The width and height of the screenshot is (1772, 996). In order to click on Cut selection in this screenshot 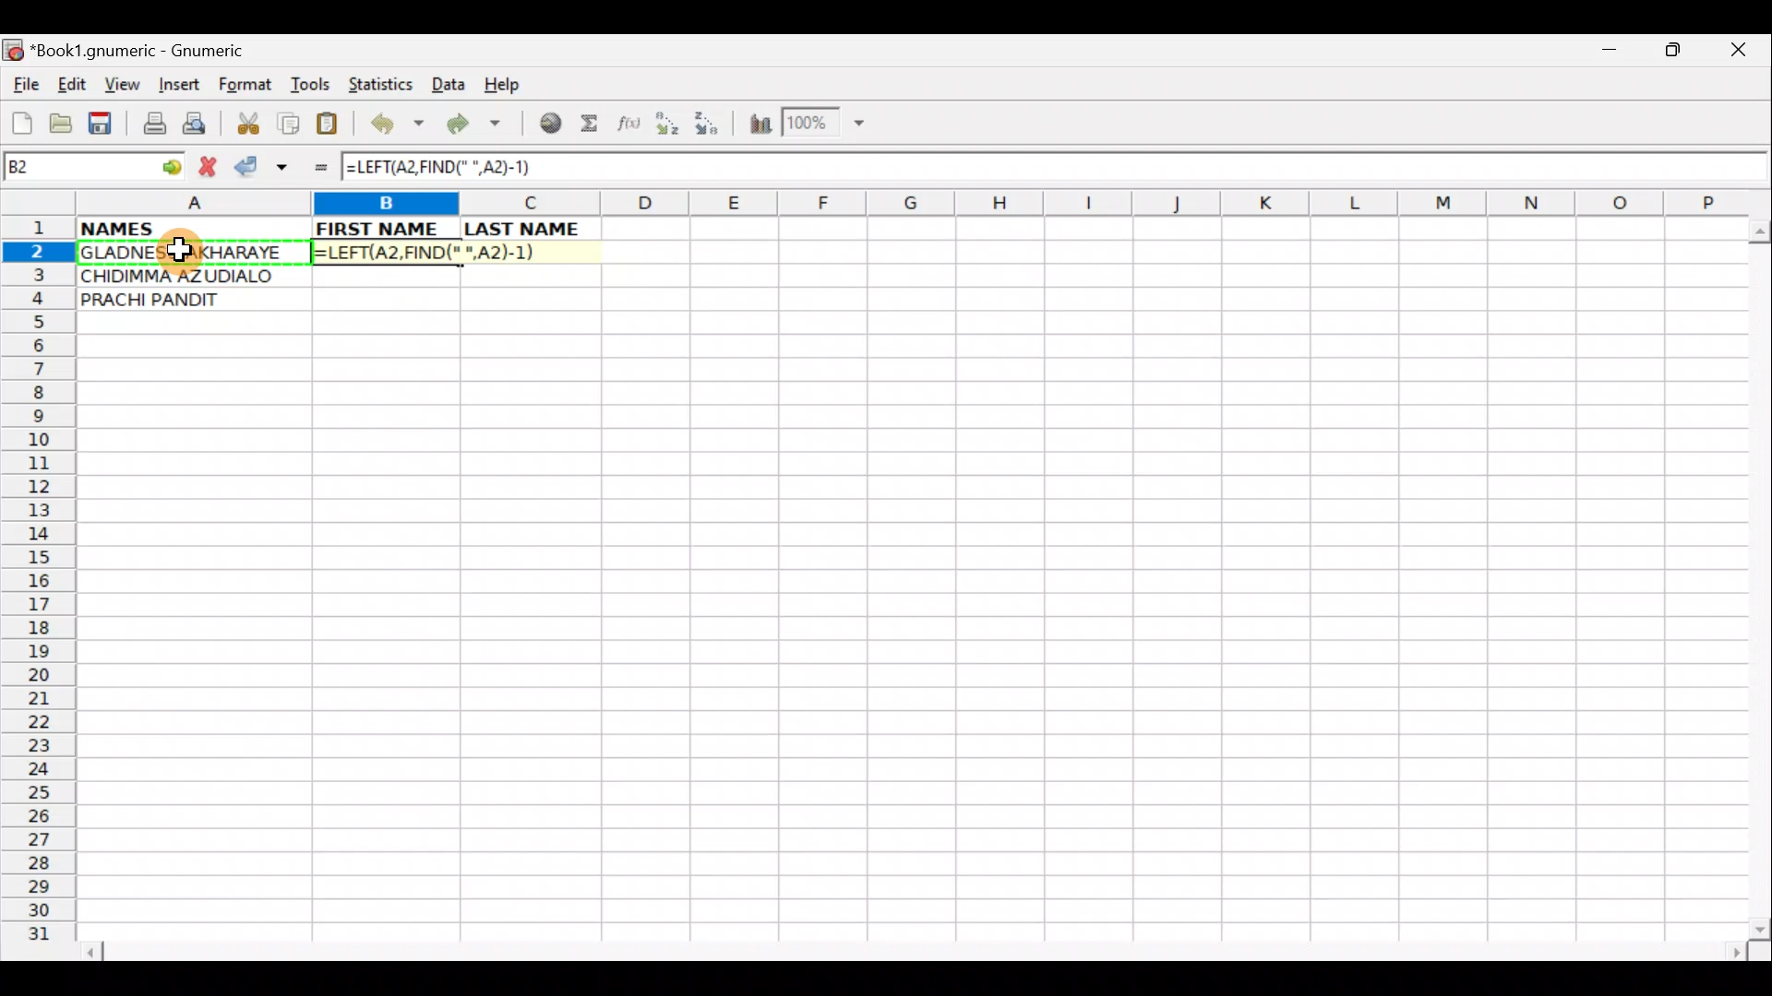, I will do `click(247, 121)`.